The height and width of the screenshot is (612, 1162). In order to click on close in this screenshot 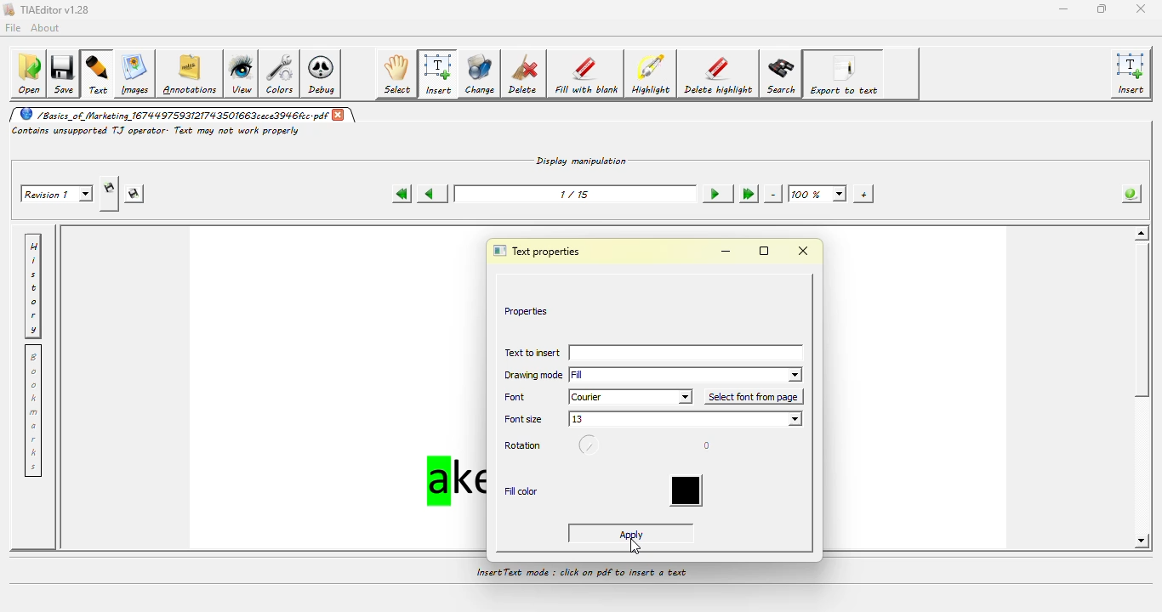, I will do `click(1140, 8)`.